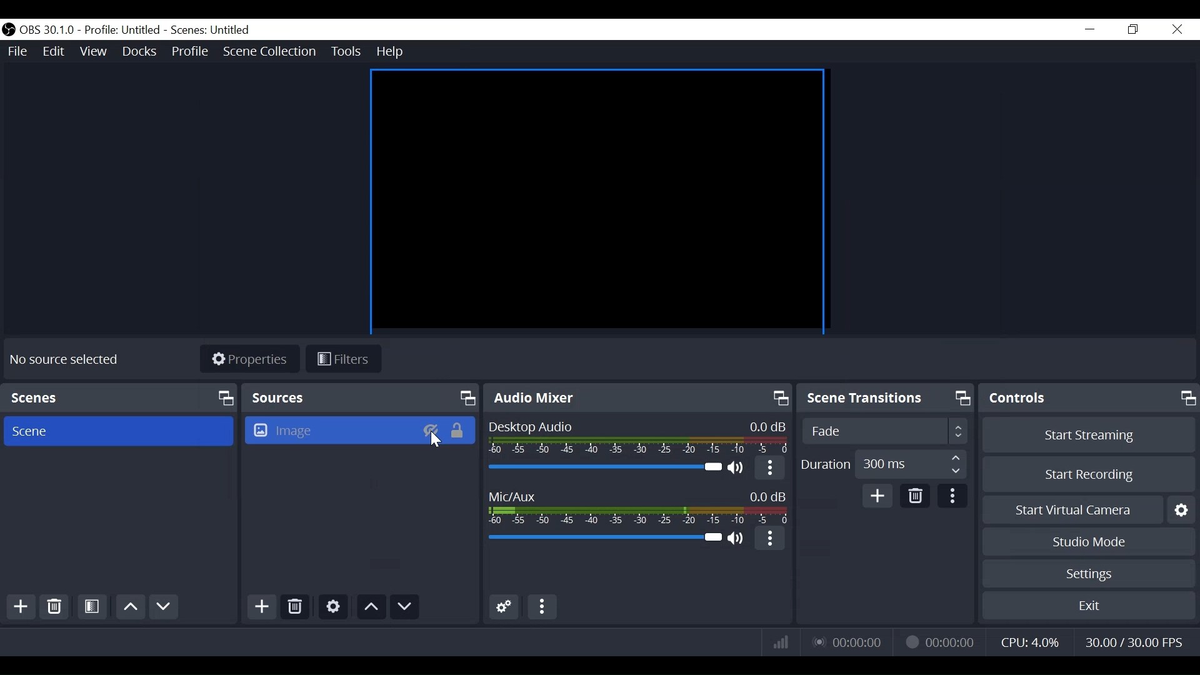 The width and height of the screenshot is (1200, 675). I want to click on No source selected, so click(62, 362).